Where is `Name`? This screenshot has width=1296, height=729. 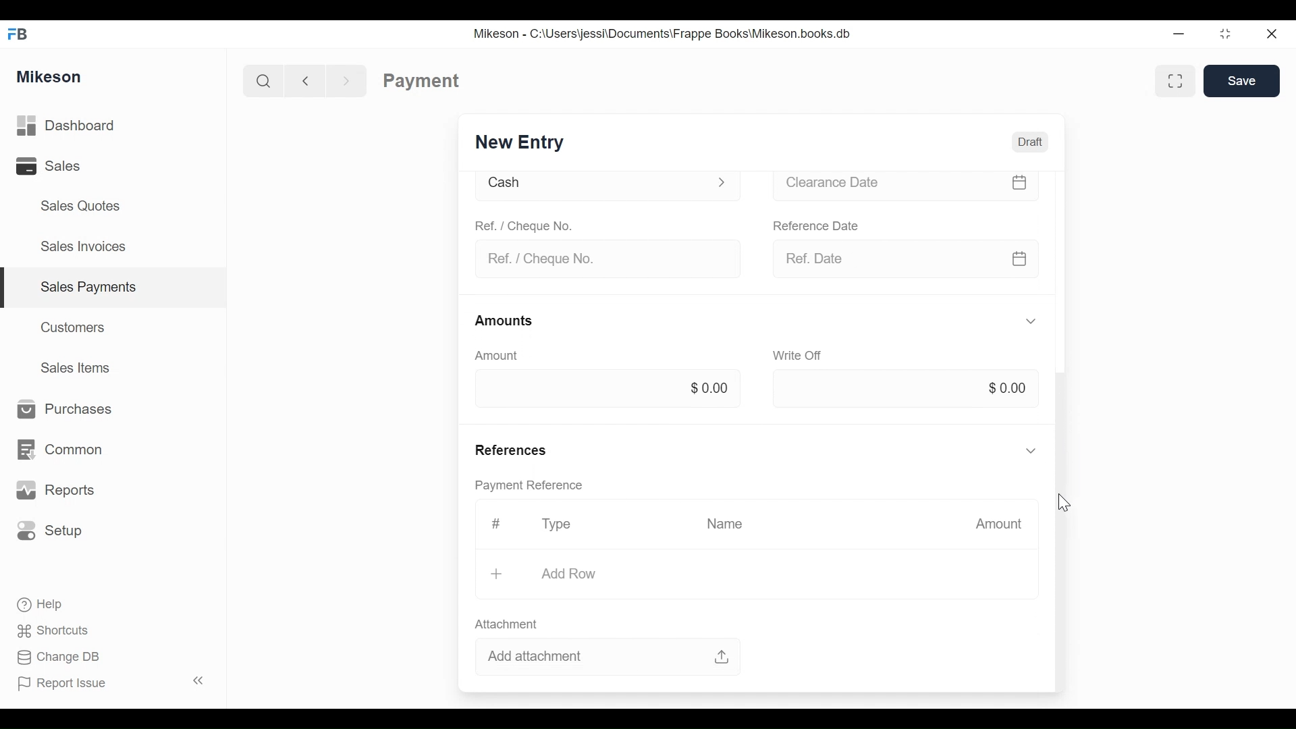
Name is located at coordinates (728, 524).